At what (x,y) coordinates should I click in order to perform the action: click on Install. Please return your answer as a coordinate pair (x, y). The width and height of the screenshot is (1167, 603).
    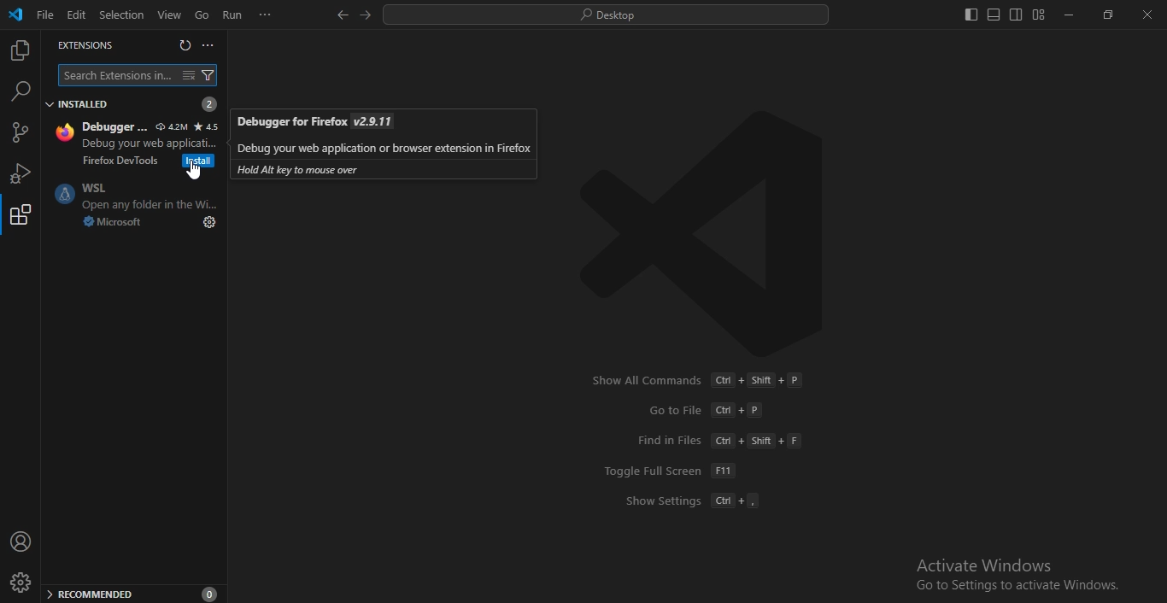
    Looking at the image, I should click on (196, 161).